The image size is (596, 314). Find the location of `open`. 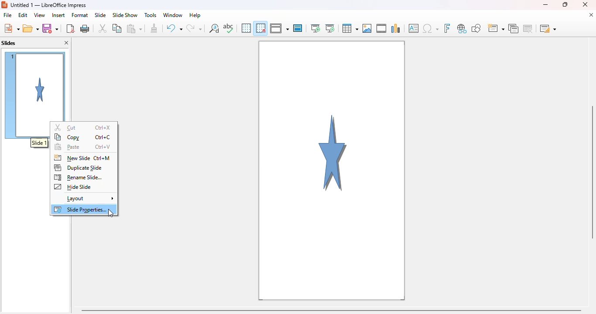

open is located at coordinates (31, 28).